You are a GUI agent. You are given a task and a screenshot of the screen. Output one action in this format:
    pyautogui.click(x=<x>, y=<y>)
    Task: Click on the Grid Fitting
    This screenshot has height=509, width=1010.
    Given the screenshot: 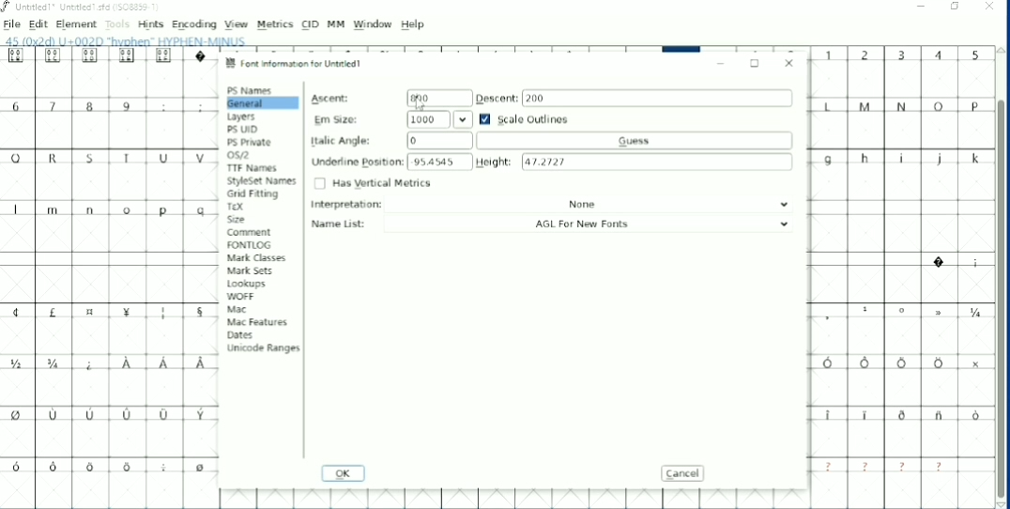 What is the action you would take?
    pyautogui.click(x=254, y=194)
    